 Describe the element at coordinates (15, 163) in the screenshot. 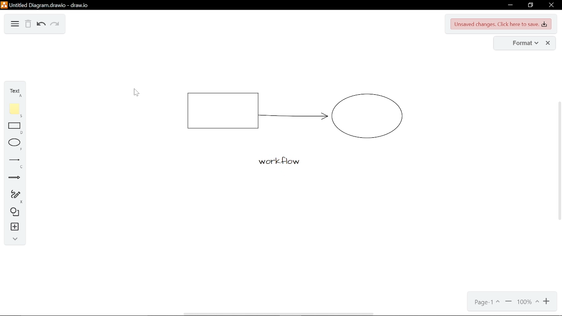

I see `lines` at that location.